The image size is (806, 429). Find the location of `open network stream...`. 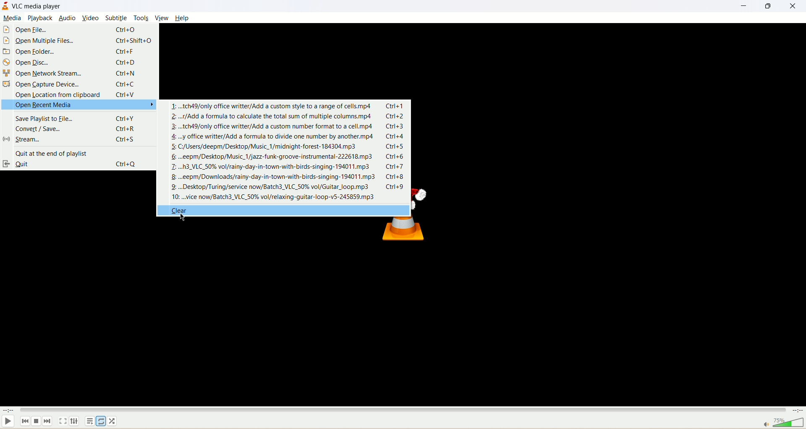

open network stream... is located at coordinates (46, 73).